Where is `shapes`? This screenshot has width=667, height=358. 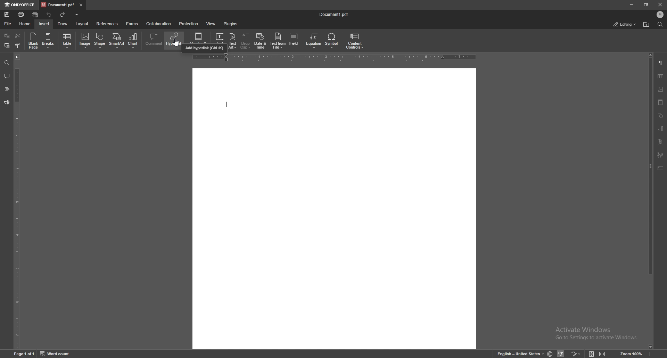 shapes is located at coordinates (660, 116).